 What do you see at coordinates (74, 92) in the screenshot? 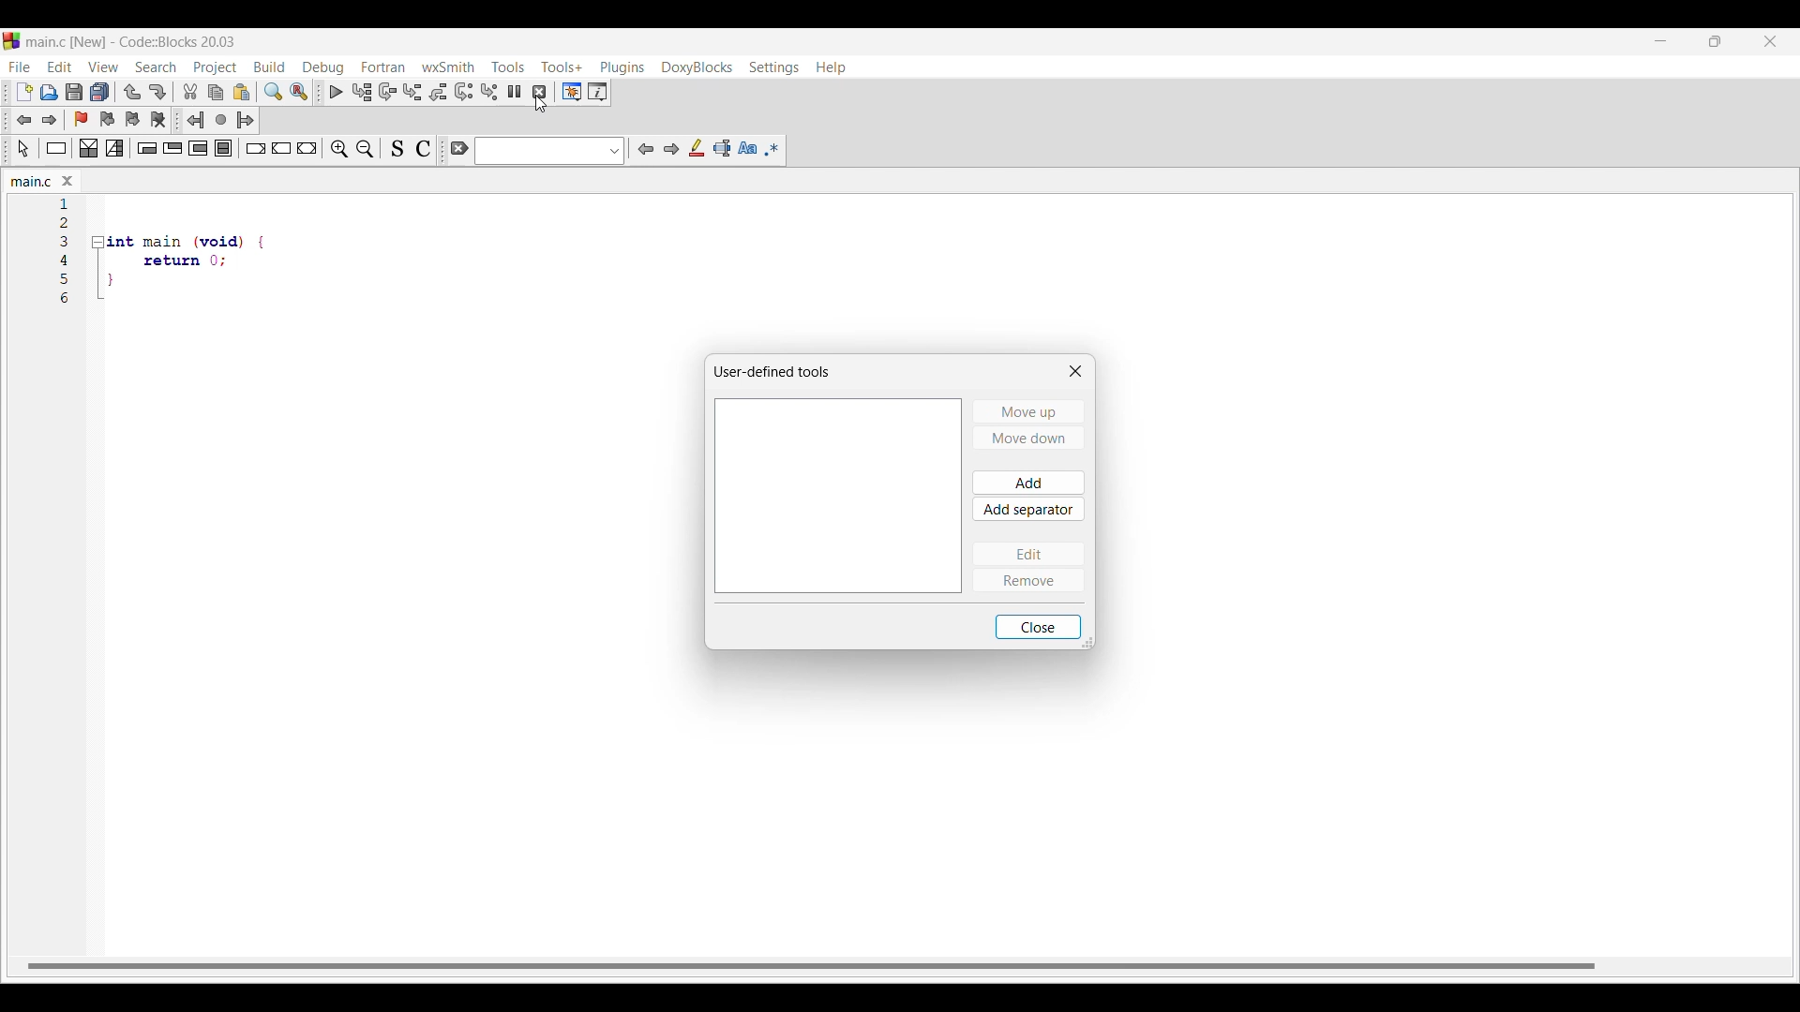
I see `Save` at bounding box center [74, 92].